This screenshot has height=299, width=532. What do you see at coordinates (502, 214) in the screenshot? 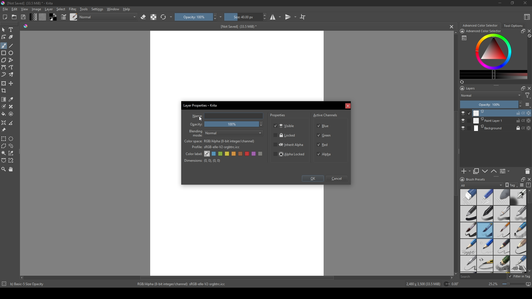
I see `white pen` at bounding box center [502, 214].